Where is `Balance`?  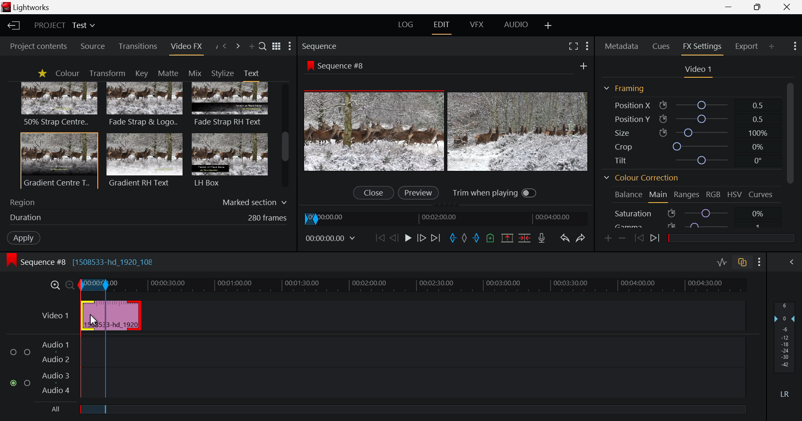
Balance is located at coordinates (628, 194).